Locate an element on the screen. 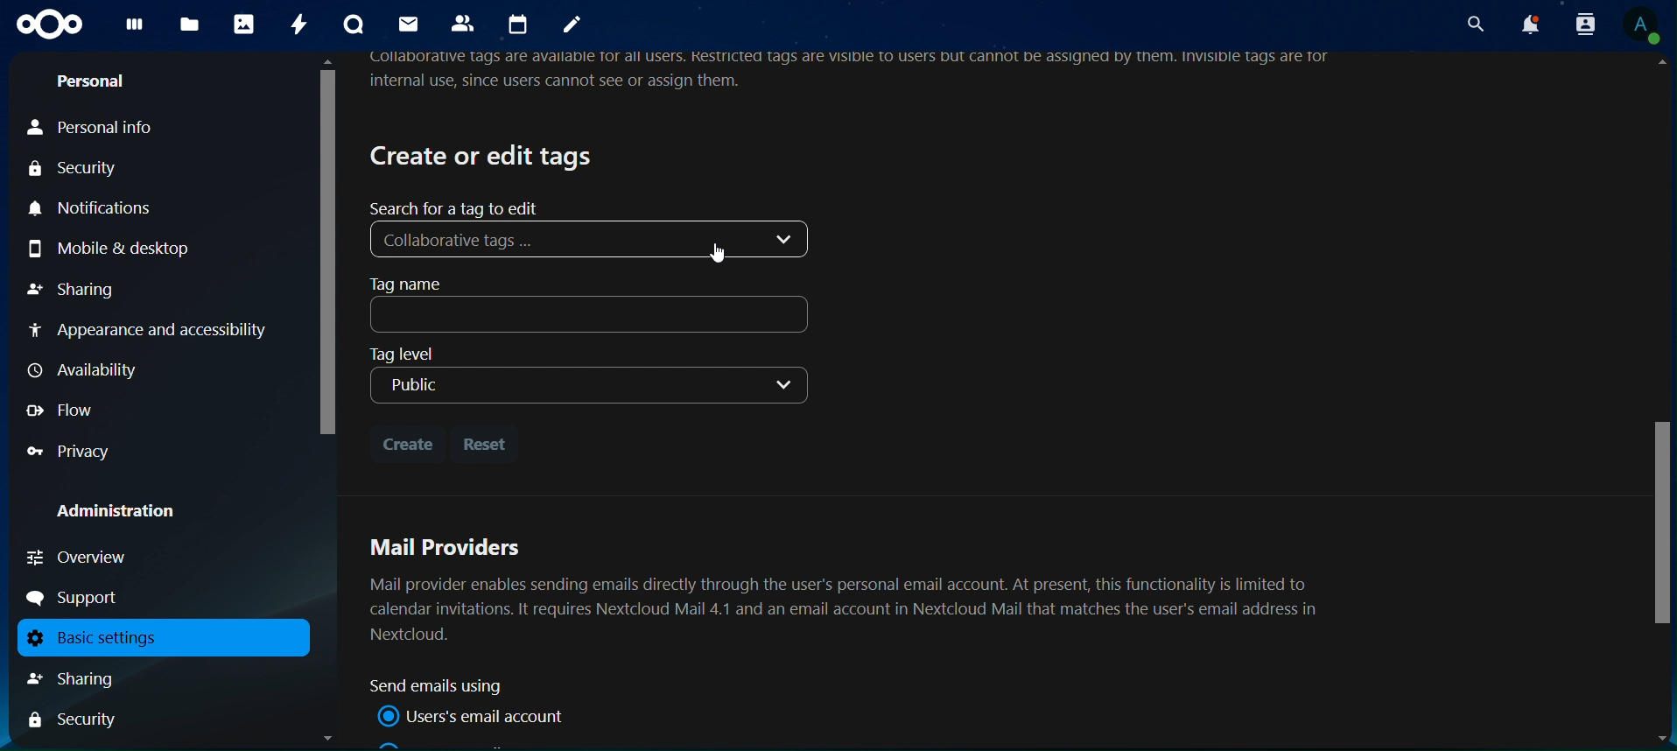  appearance and accessibility is located at coordinates (151, 333).